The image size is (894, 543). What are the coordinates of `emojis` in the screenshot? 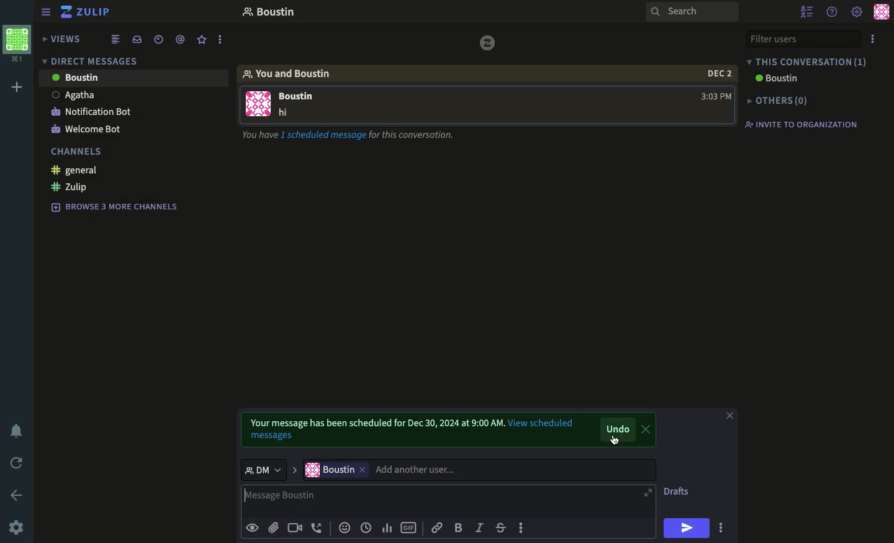 It's located at (345, 526).